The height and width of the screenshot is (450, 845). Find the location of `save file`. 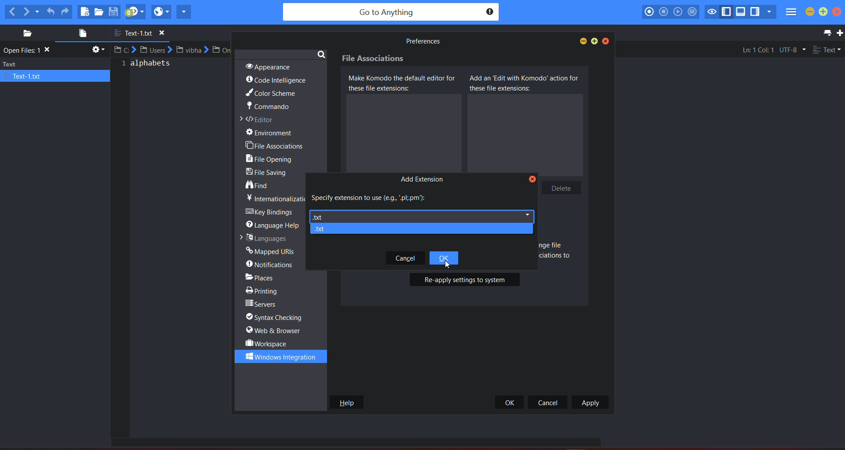

save file is located at coordinates (114, 11).